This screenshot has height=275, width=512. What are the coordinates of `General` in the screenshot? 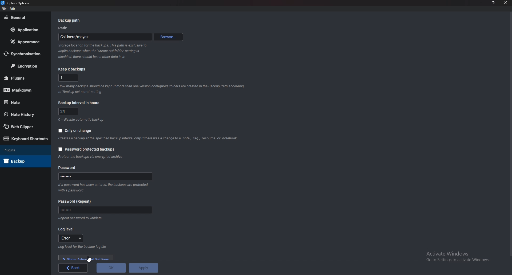 It's located at (23, 18).